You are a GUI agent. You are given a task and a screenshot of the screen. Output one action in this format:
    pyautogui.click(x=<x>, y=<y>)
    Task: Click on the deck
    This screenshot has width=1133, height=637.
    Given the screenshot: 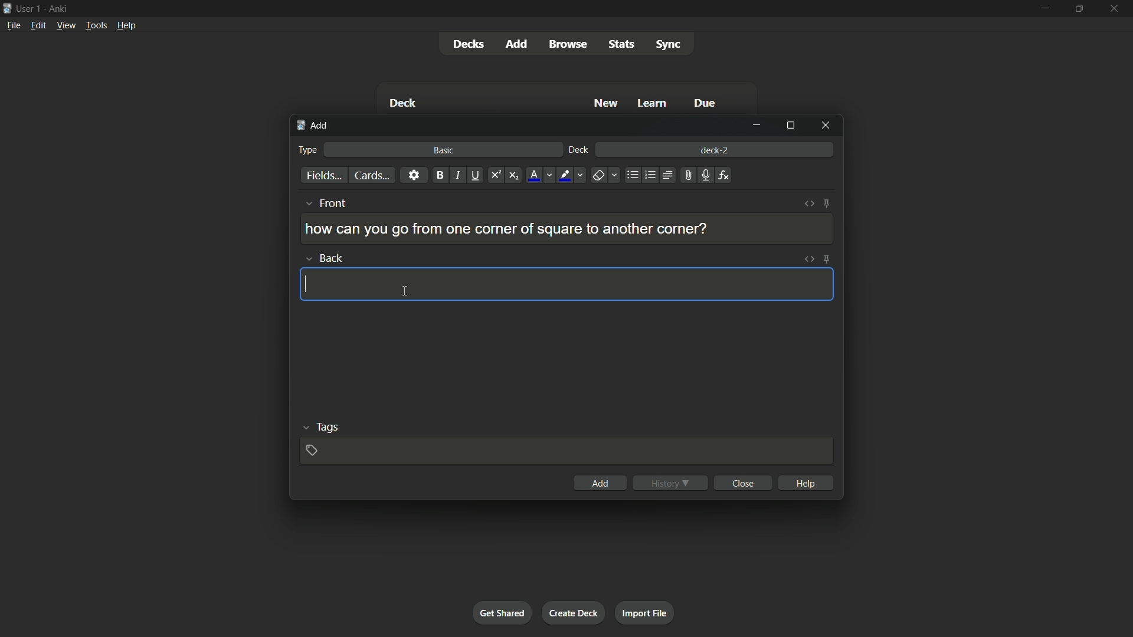 What is the action you would take?
    pyautogui.click(x=405, y=103)
    